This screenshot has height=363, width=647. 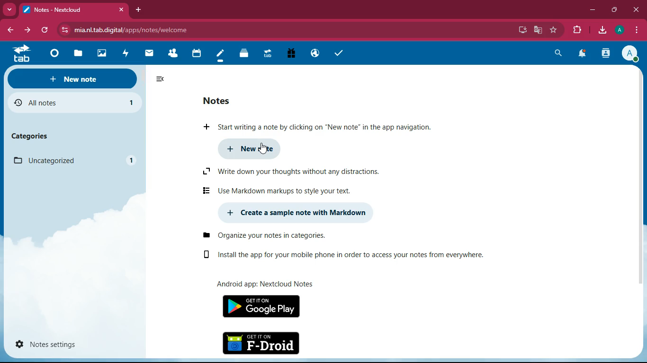 I want to click on notes settings, so click(x=48, y=344).